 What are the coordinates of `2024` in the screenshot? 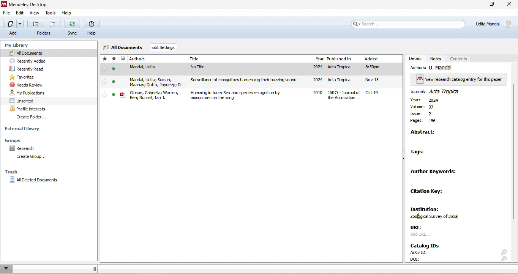 It's located at (317, 68).